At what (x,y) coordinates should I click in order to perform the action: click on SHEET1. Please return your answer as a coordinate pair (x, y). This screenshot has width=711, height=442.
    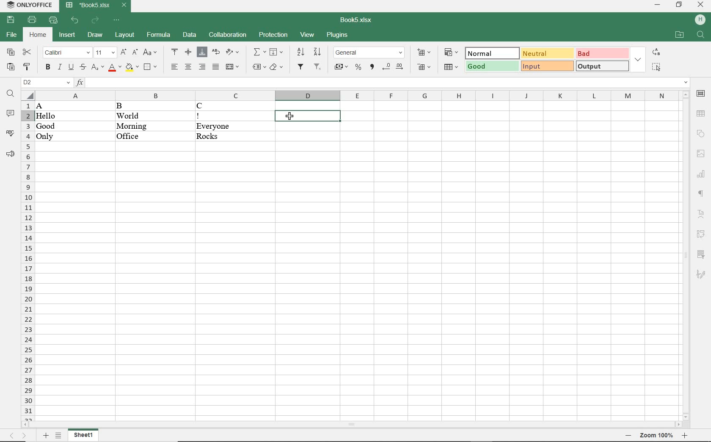
    Looking at the image, I should click on (85, 435).